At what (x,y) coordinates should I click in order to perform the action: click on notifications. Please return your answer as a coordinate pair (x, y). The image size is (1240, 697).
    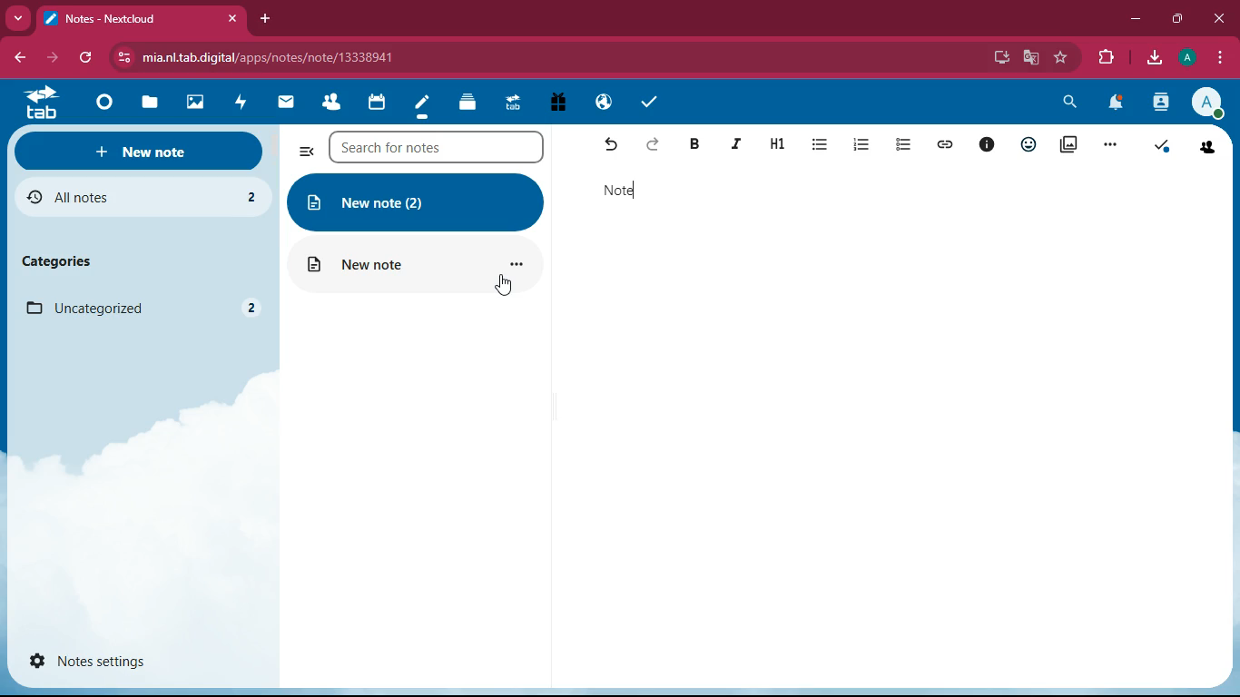
    Looking at the image, I should click on (1115, 104).